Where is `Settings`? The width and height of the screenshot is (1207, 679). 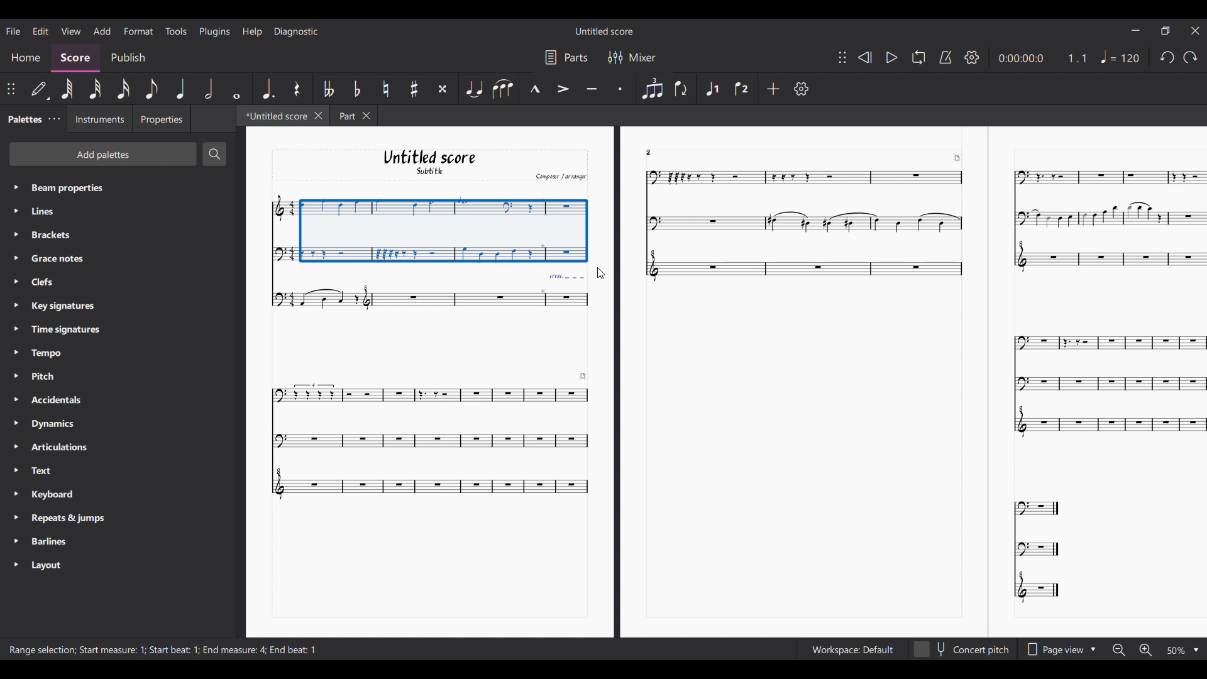
Settings is located at coordinates (801, 89).